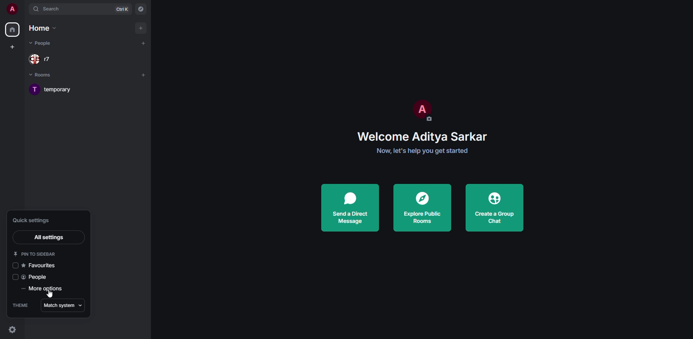 The image size is (693, 339). Describe the element at coordinates (19, 306) in the screenshot. I see `theme` at that location.